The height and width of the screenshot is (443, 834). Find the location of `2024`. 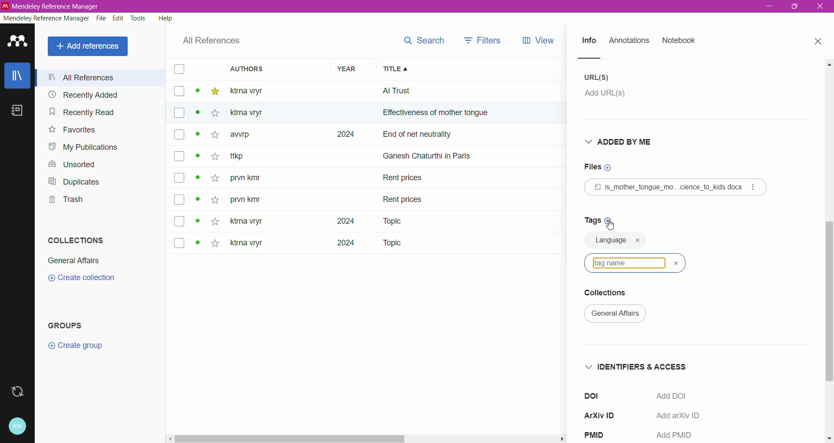

2024 is located at coordinates (338, 221).